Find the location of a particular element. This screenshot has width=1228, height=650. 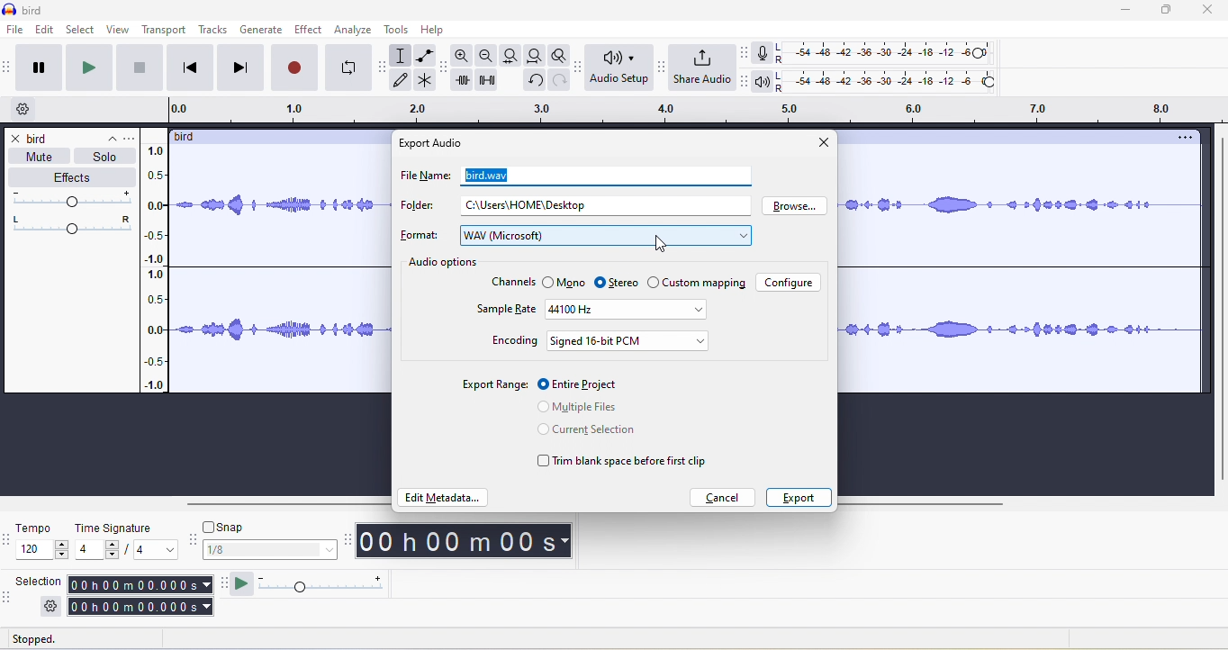

signed 16 bit pcm is located at coordinates (630, 340).